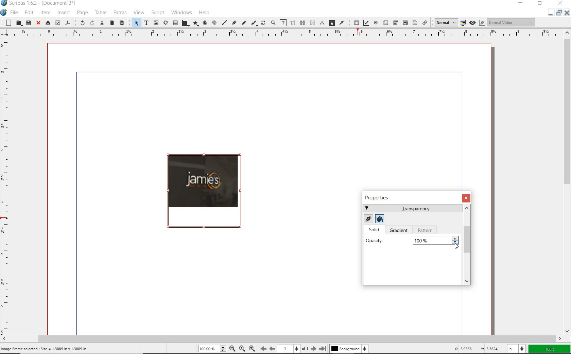 Image resolution: width=571 pixels, height=354 pixels. What do you see at coordinates (426, 23) in the screenshot?
I see `link annotation` at bounding box center [426, 23].